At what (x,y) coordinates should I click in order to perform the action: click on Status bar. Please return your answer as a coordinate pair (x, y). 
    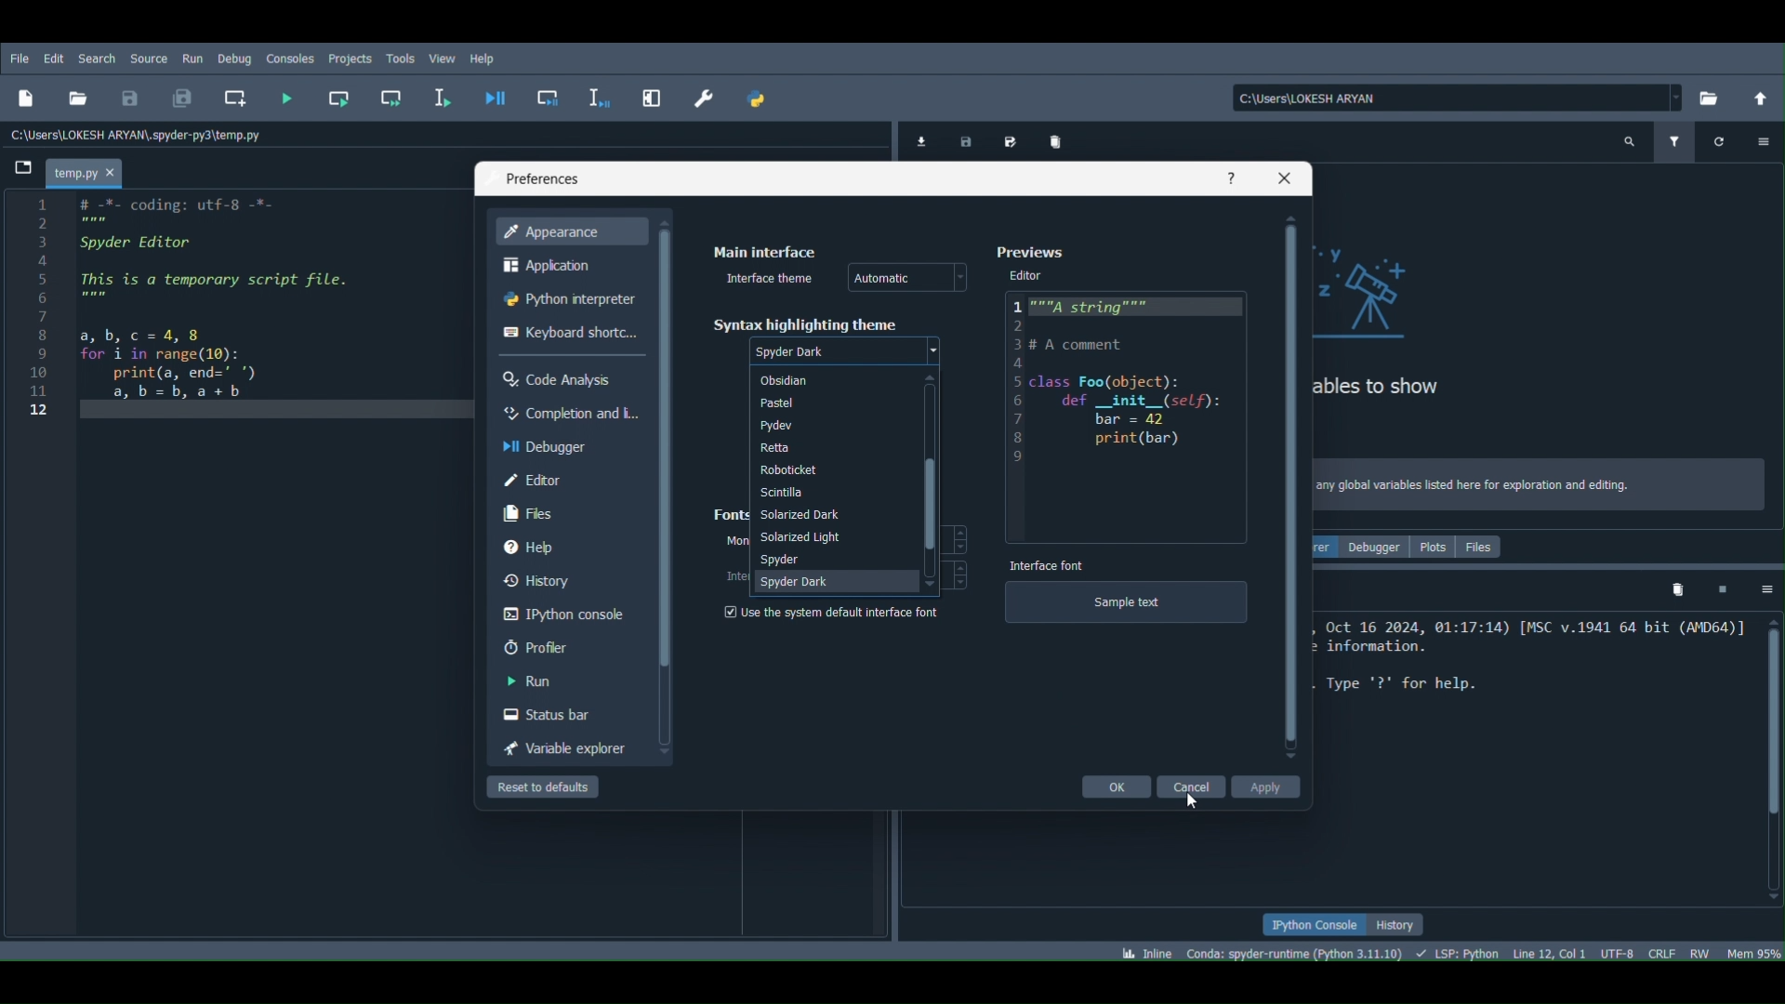
    Looking at the image, I should click on (571, 711).